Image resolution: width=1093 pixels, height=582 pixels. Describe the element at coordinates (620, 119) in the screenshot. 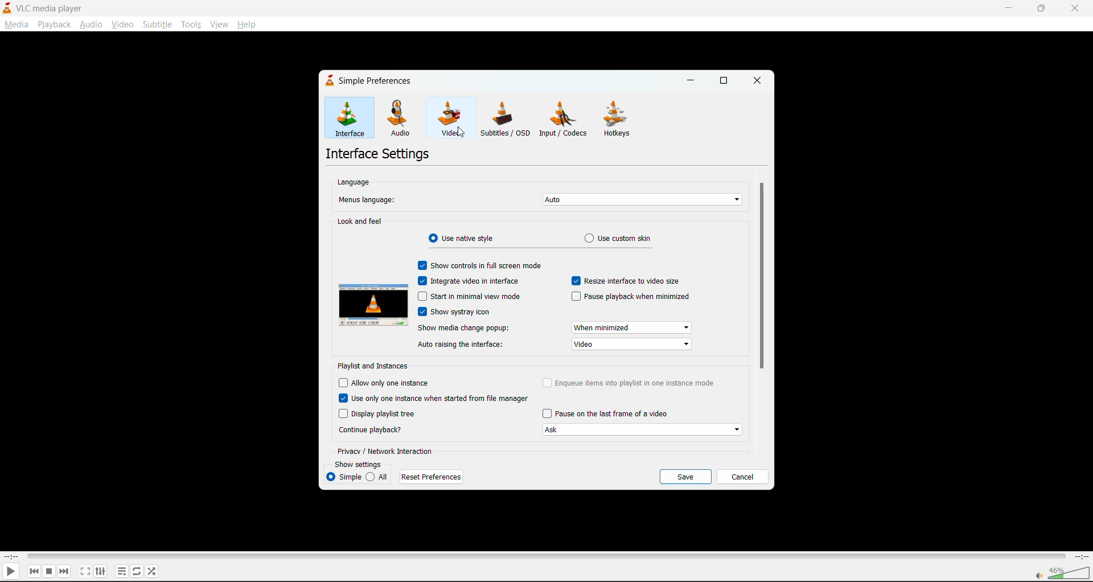

I see `hotkeys` at that location.